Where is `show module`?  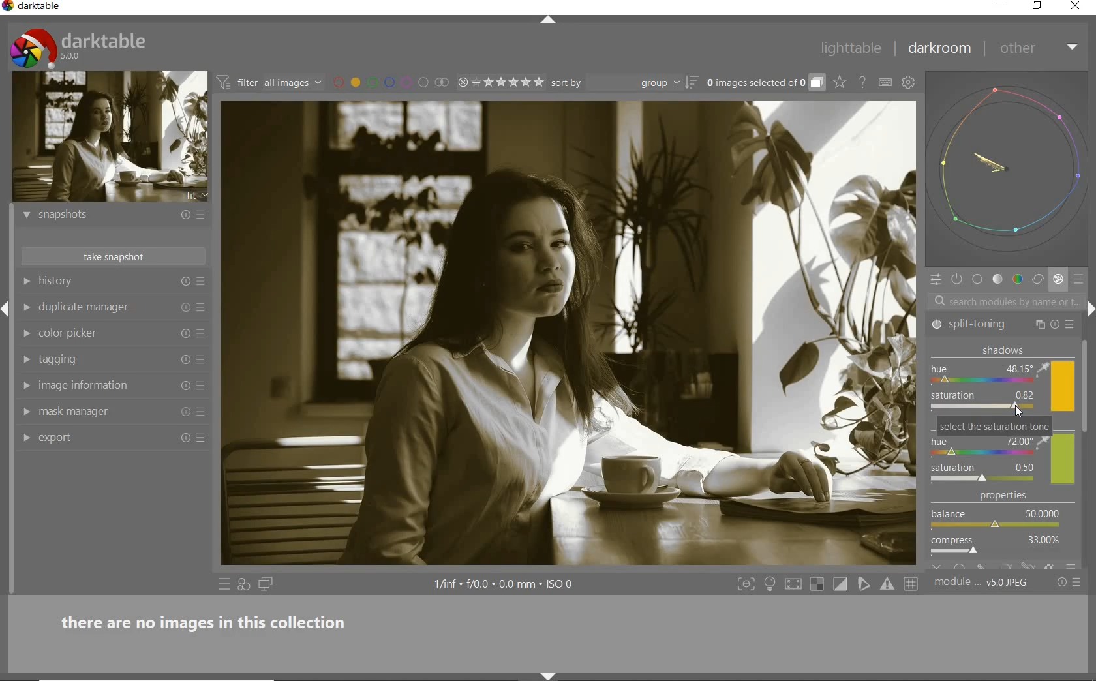
show module is located at coordinates (25, 412).